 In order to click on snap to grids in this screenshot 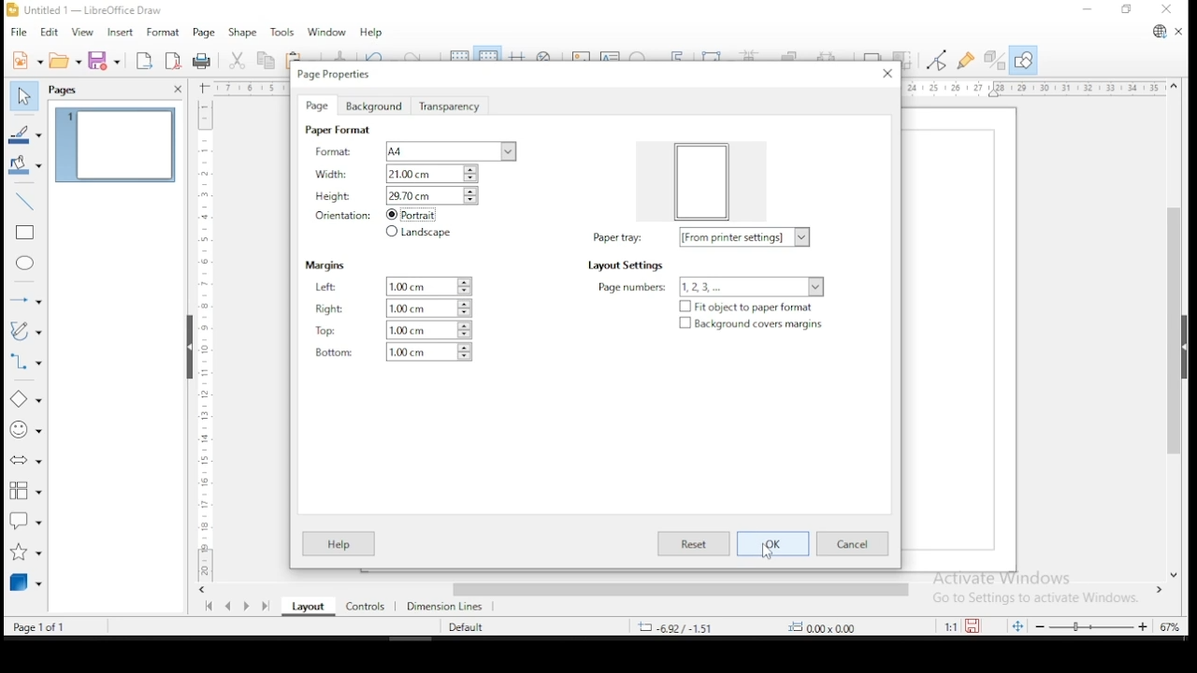, I will do `click(487, 55)`.